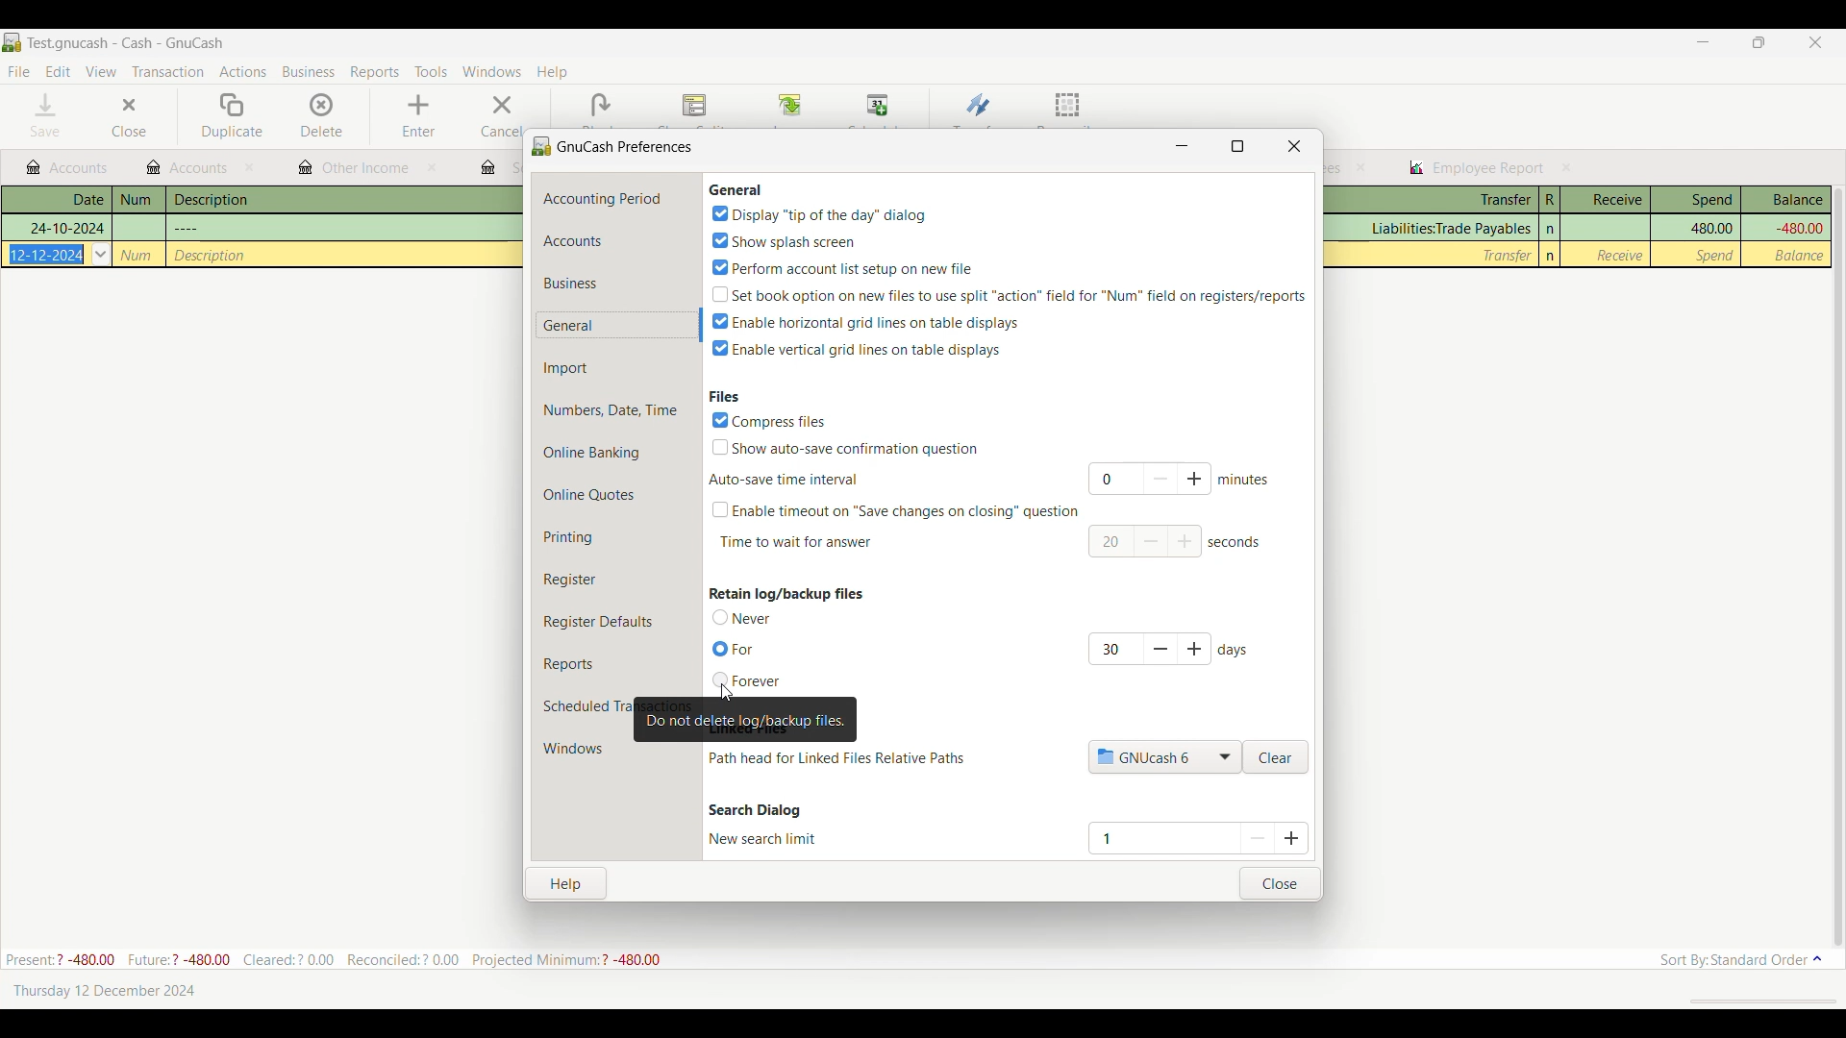  Describe the element at coordinates (212, 255) in the screenshot. I see `` at that location.